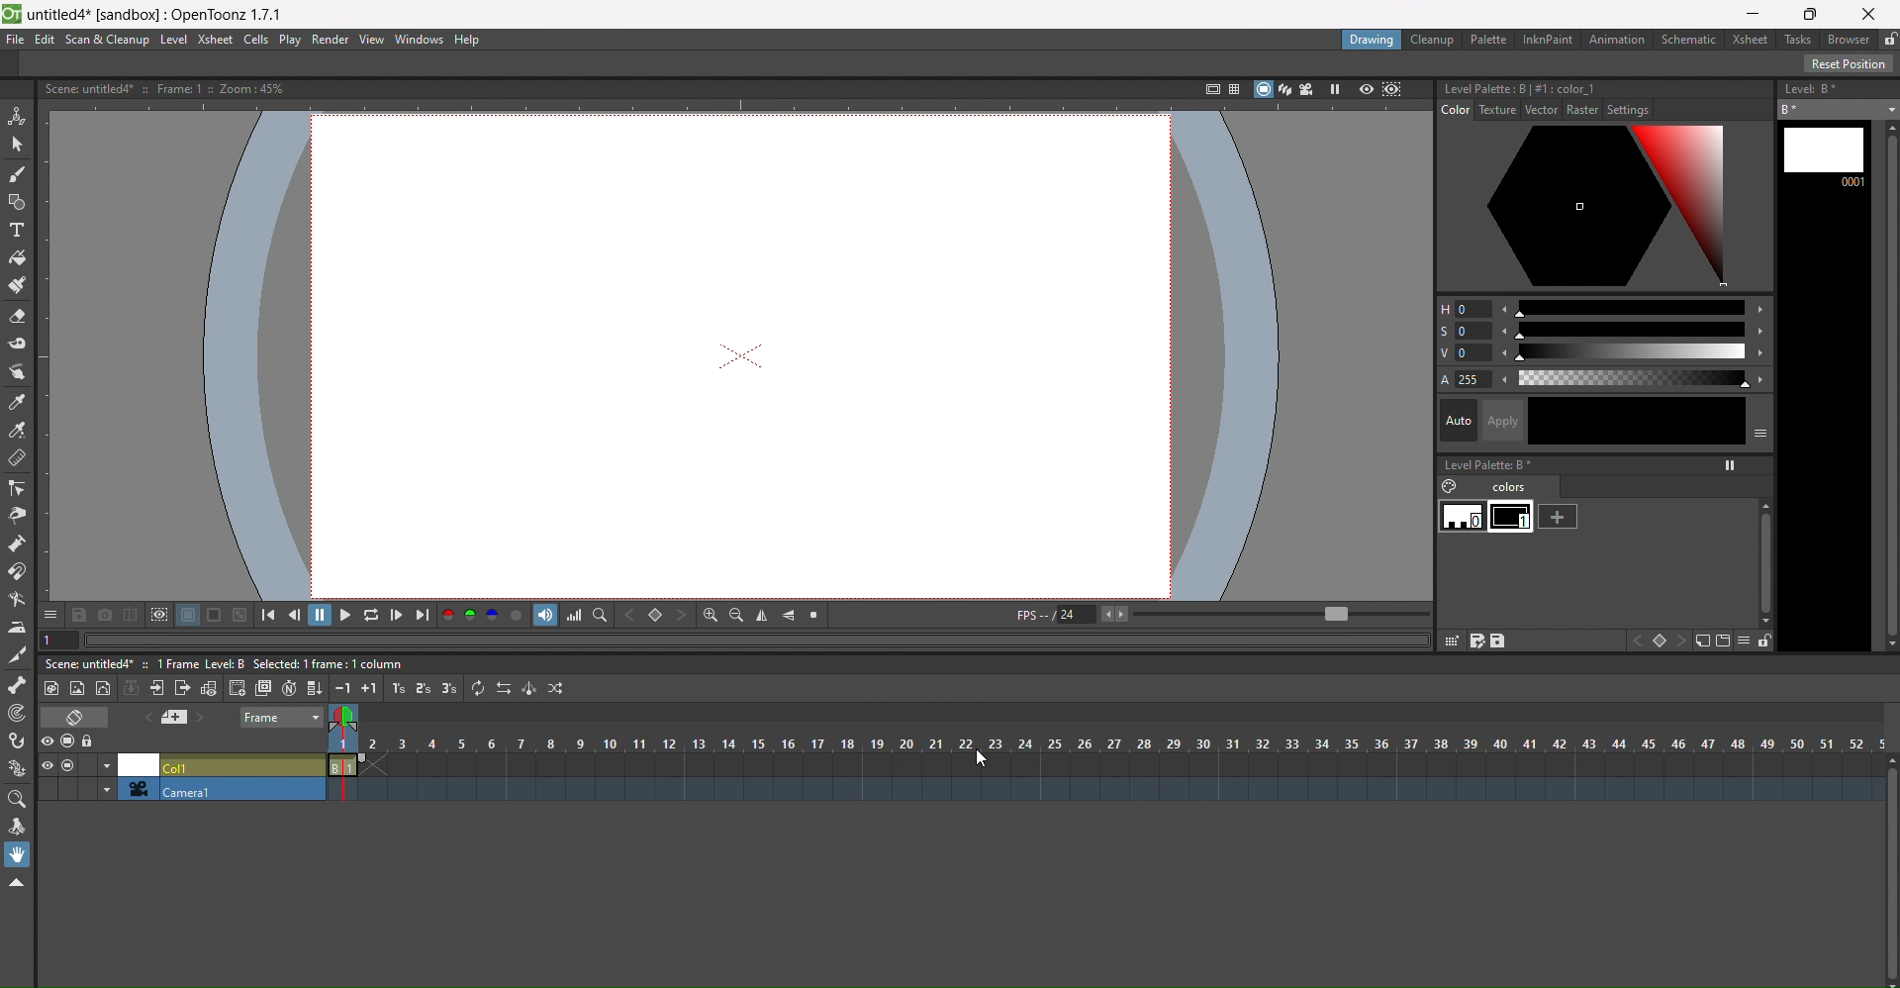 This screenshot has height=988, width=1900. I want to click on inknpaint, so click(1546, 40).